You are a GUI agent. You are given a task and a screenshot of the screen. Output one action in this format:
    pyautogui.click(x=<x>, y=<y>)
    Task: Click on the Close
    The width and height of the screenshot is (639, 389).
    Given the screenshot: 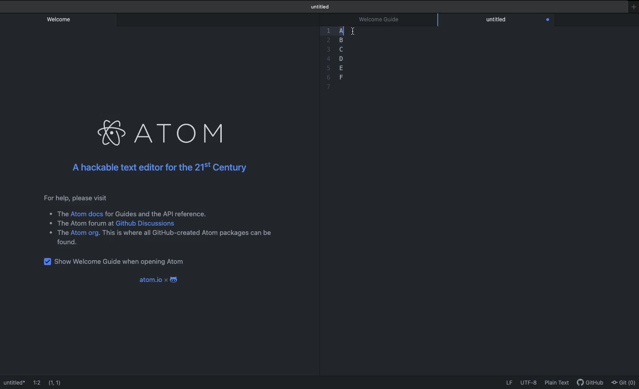 What is the action you would take?
    pyautogui.click(x=548, y=20)
    